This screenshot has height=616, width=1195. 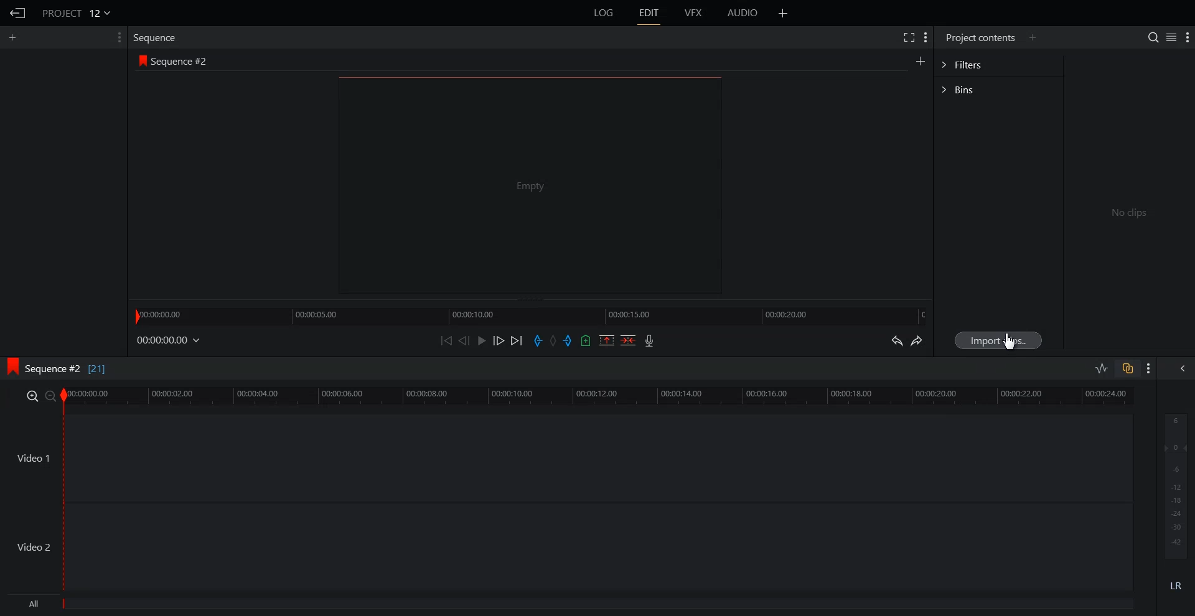 What do you see at coordinates (628, 340) in the screenshot?
I see `Delete` at bounding box center [628, 340].